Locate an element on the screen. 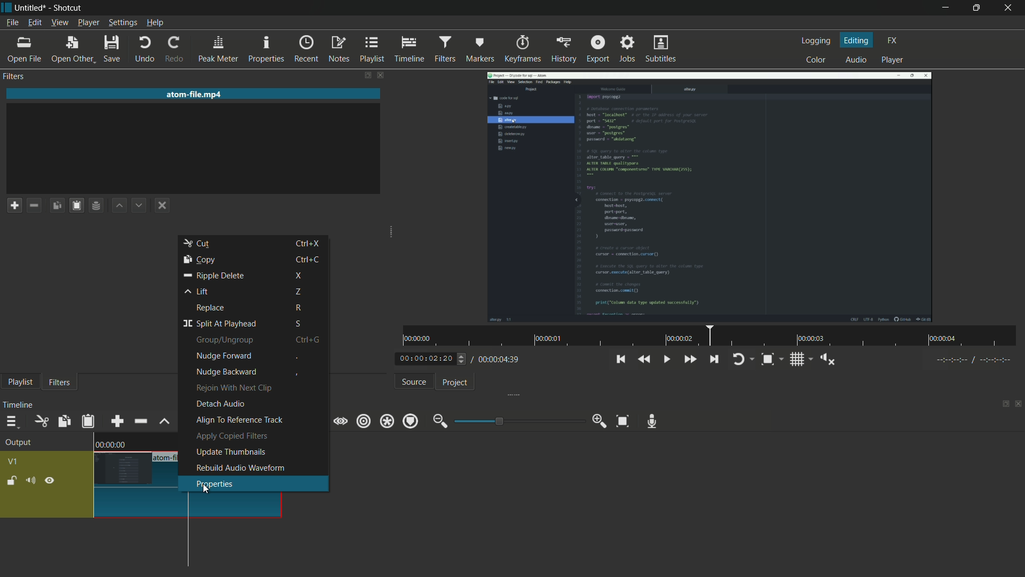 This screenshot has height=577, width=1025. file menu is located at coordinates (13, 23).